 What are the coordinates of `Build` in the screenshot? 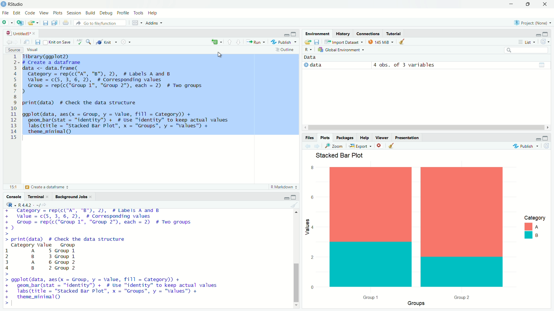 It's located at (90, 12).